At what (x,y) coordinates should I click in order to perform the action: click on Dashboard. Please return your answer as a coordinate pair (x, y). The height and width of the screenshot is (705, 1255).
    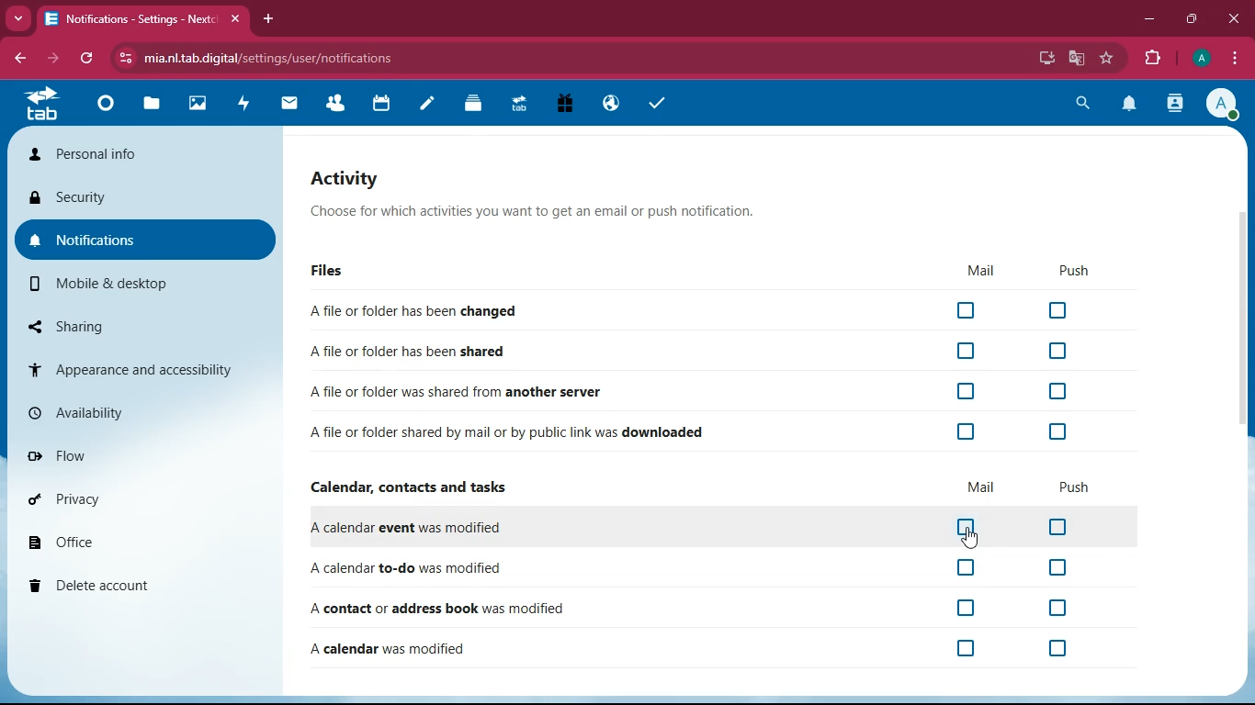
    Looking at the image, I should click on (109, 106).